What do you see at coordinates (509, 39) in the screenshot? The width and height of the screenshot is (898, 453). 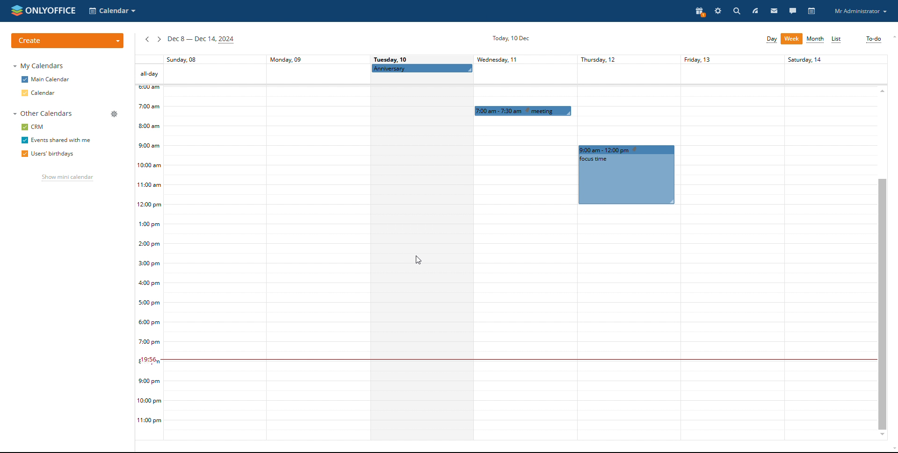 I see `current date` at bounding box center [509, 39].